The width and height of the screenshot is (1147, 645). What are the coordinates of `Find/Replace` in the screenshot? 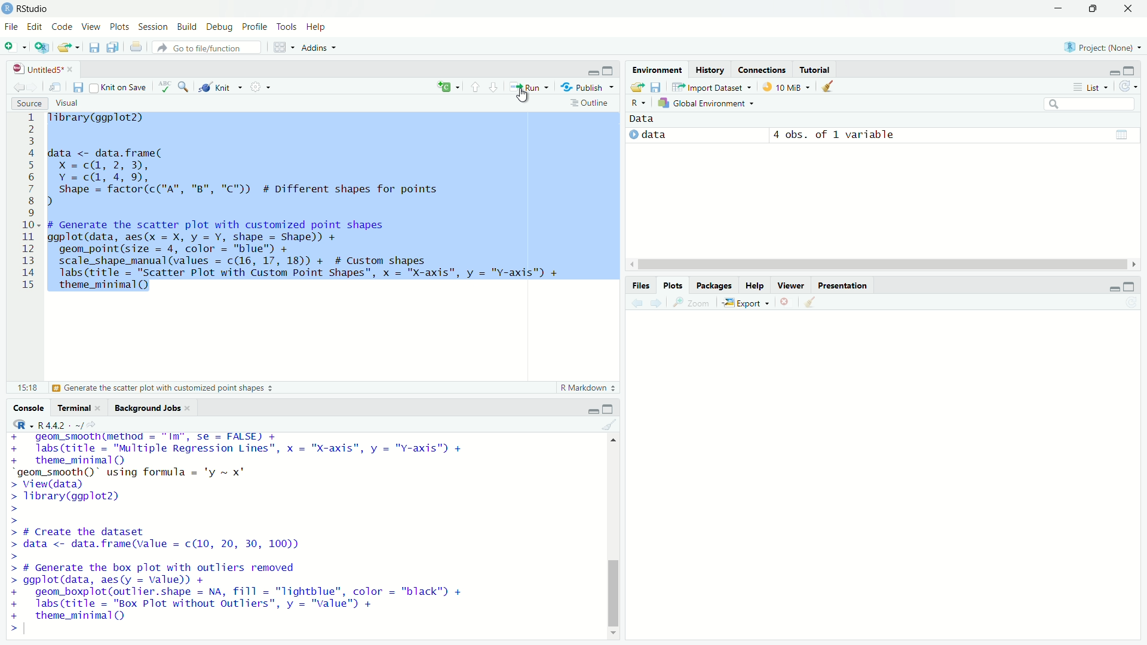 It's located at (185, 87).